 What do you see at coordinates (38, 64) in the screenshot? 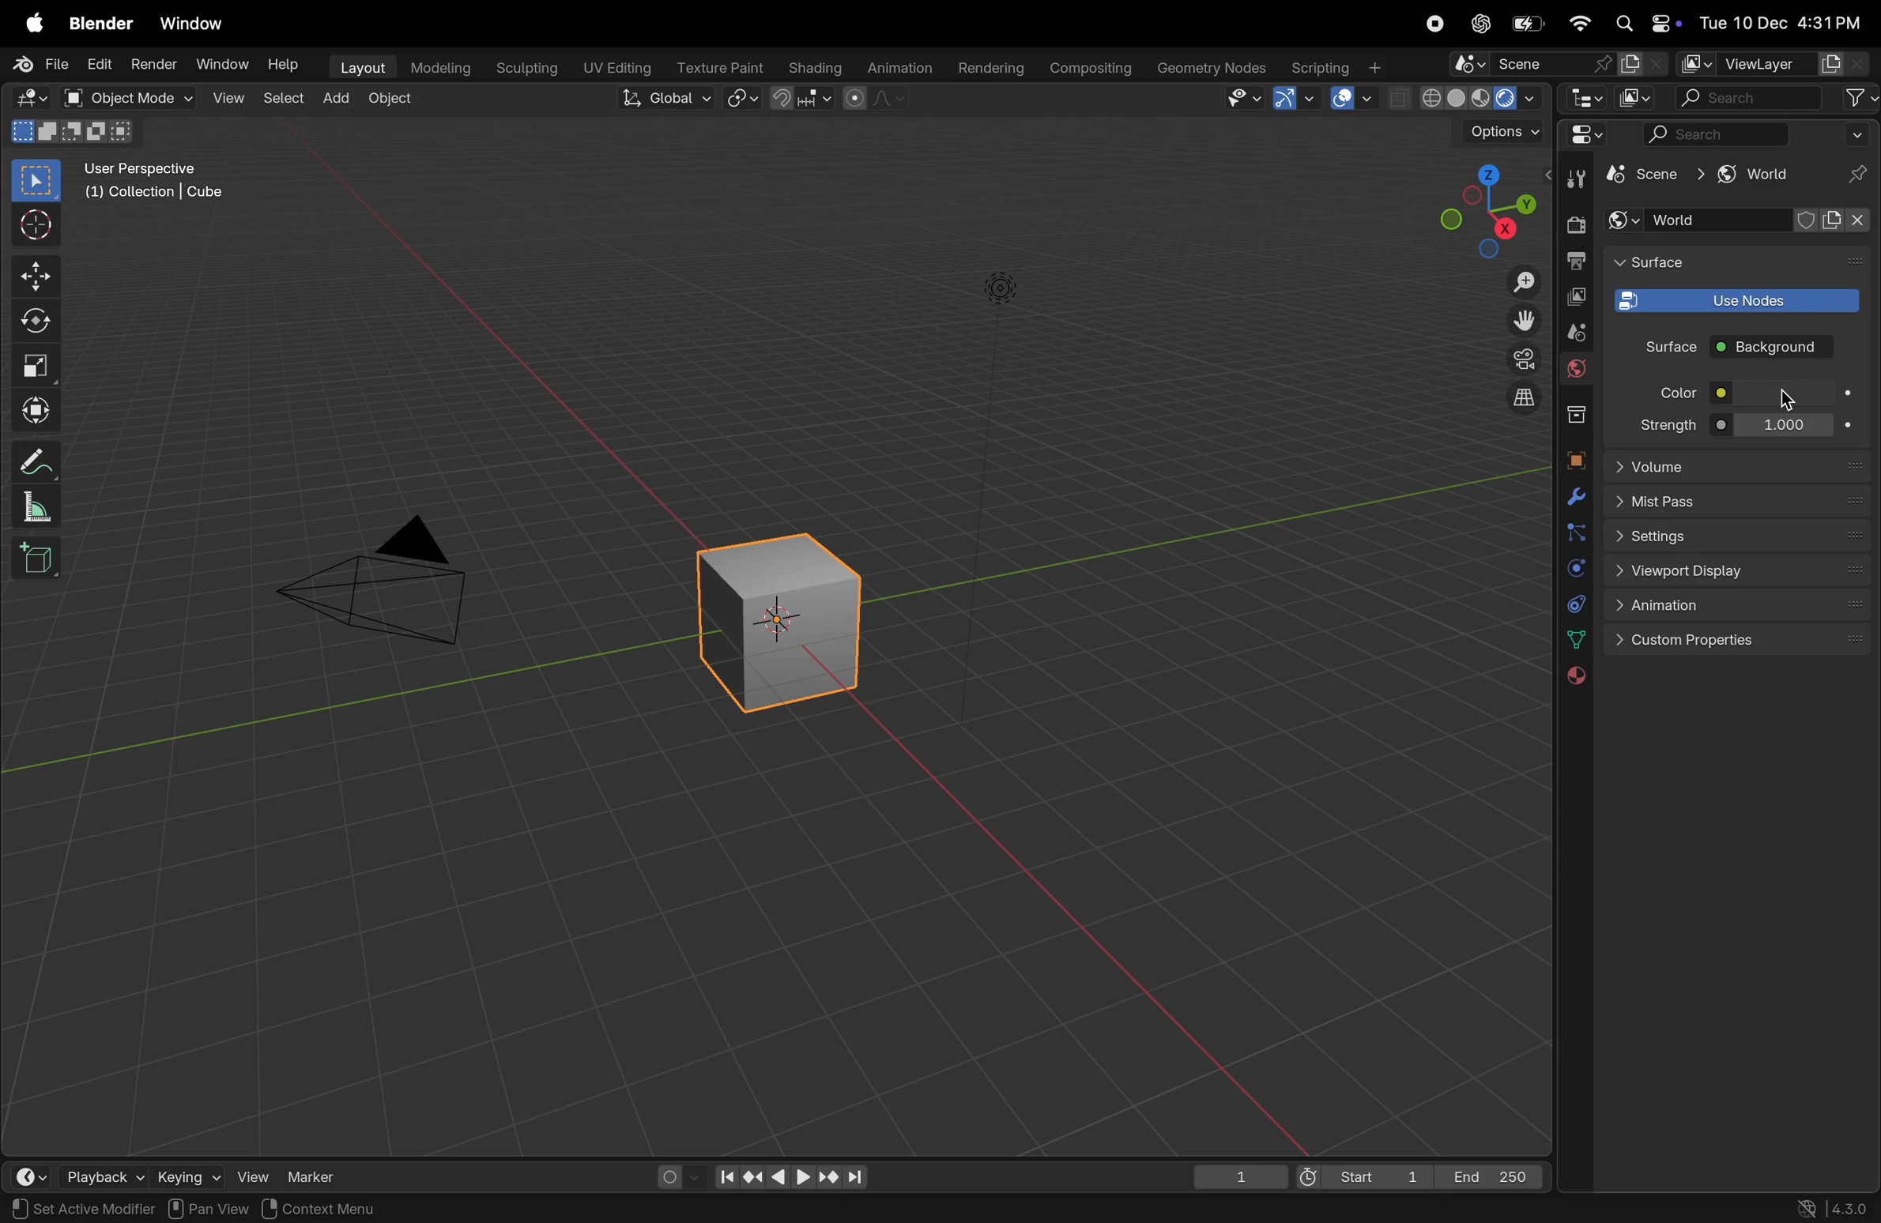
I see `File` at bounding box center [38, 64].